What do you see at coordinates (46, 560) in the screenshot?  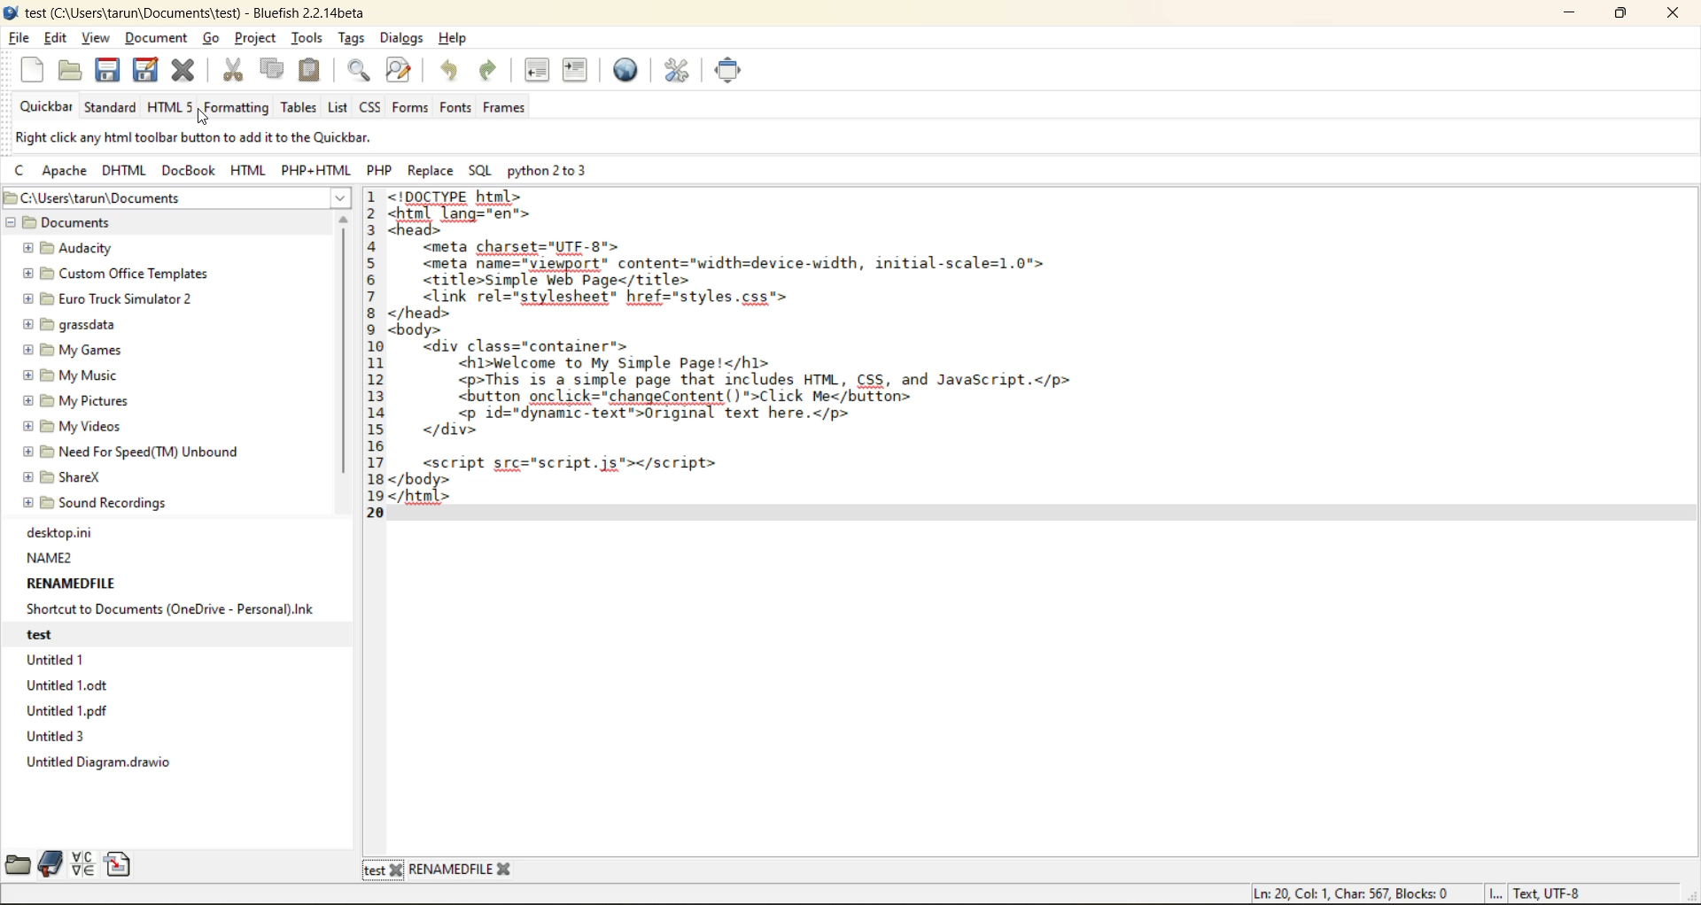 I see `NAME2` at bounding box center [46, 560].